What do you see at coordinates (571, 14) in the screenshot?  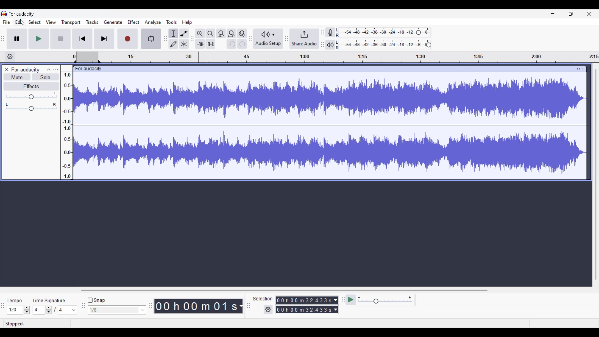 I see `Show in smaller tab` at bounding box center [571, 14].